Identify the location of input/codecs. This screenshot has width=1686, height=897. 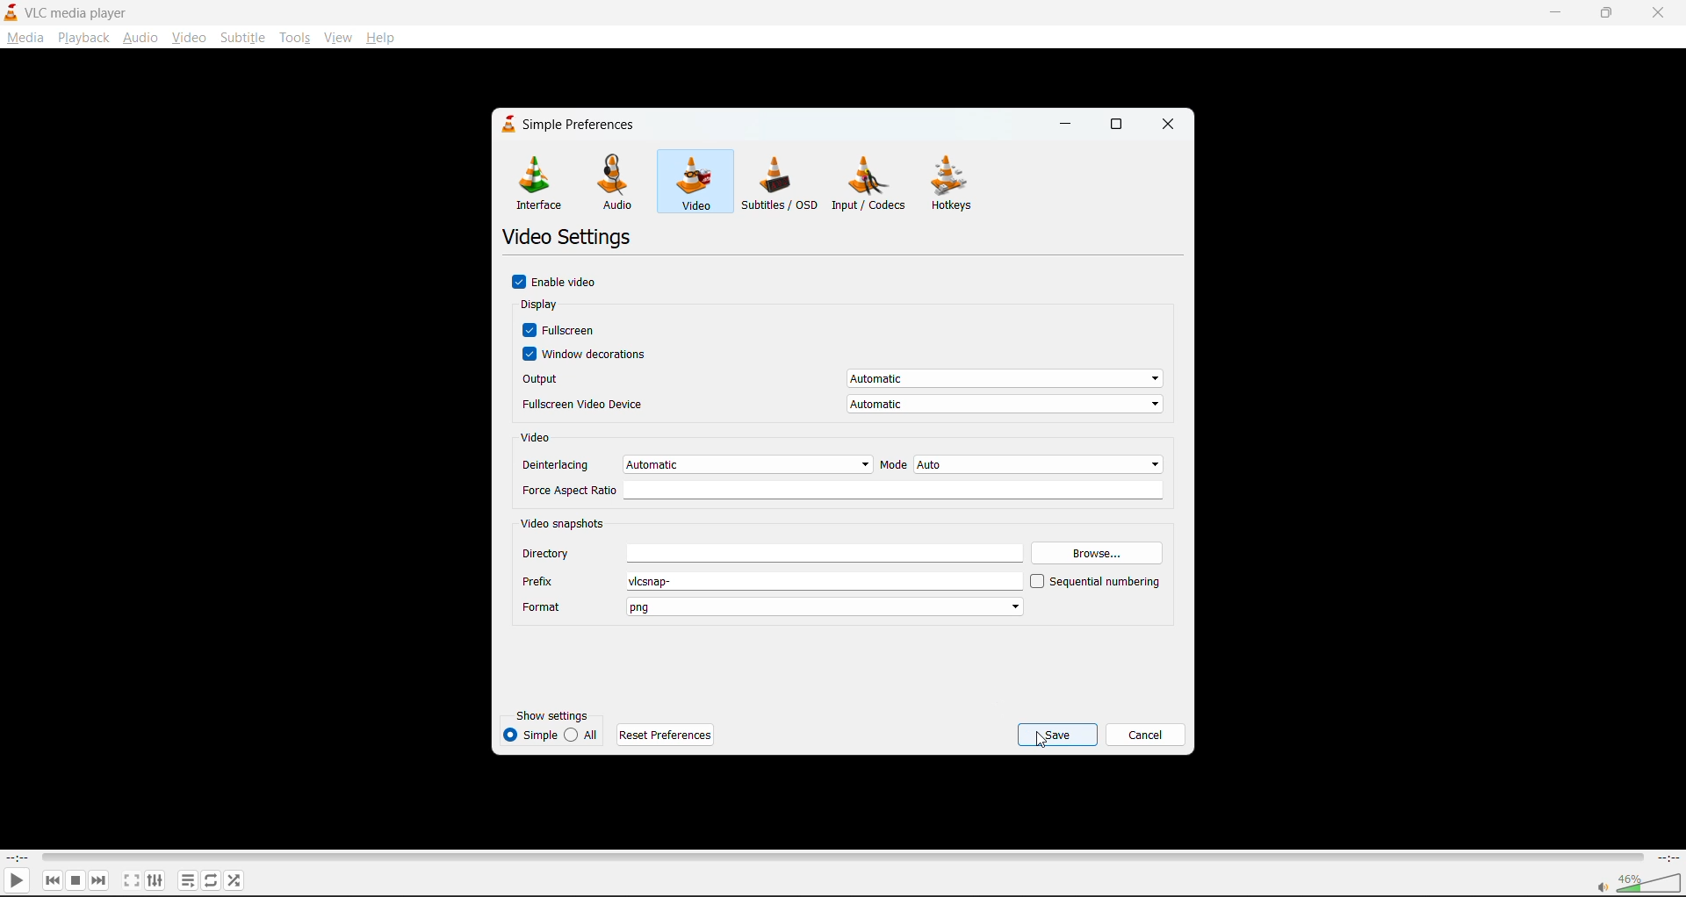
(871, 183).